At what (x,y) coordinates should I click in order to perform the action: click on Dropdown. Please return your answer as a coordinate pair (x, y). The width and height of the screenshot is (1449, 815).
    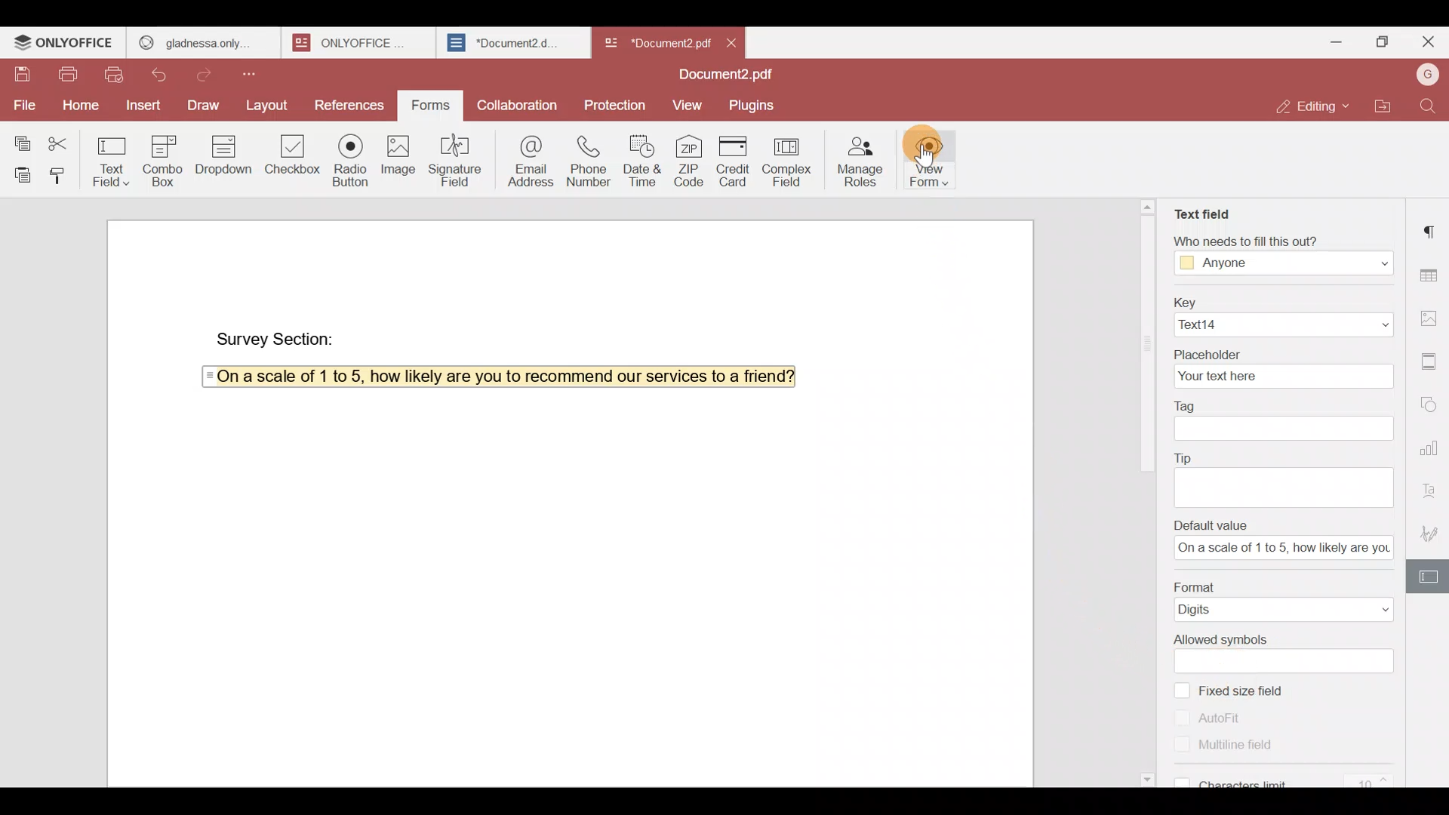
    Looking at the image, I should click on (220, 158).